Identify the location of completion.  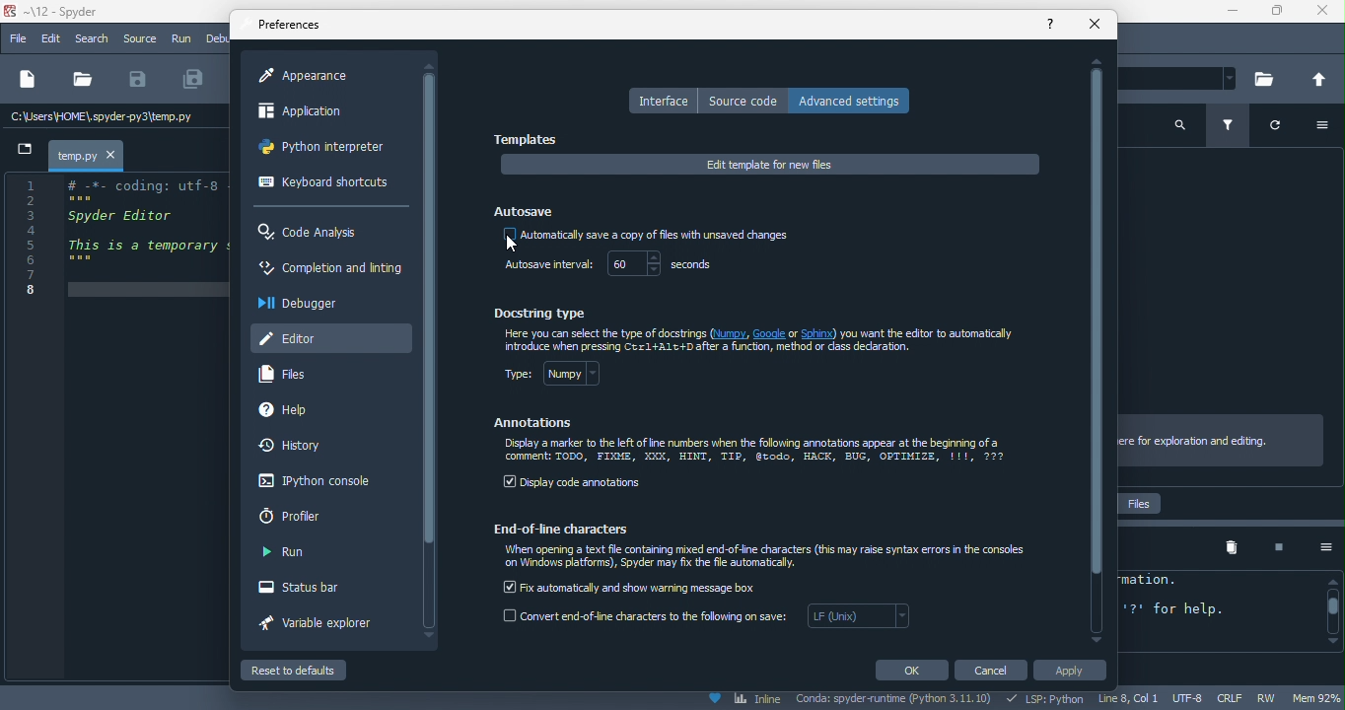
(329, 271).